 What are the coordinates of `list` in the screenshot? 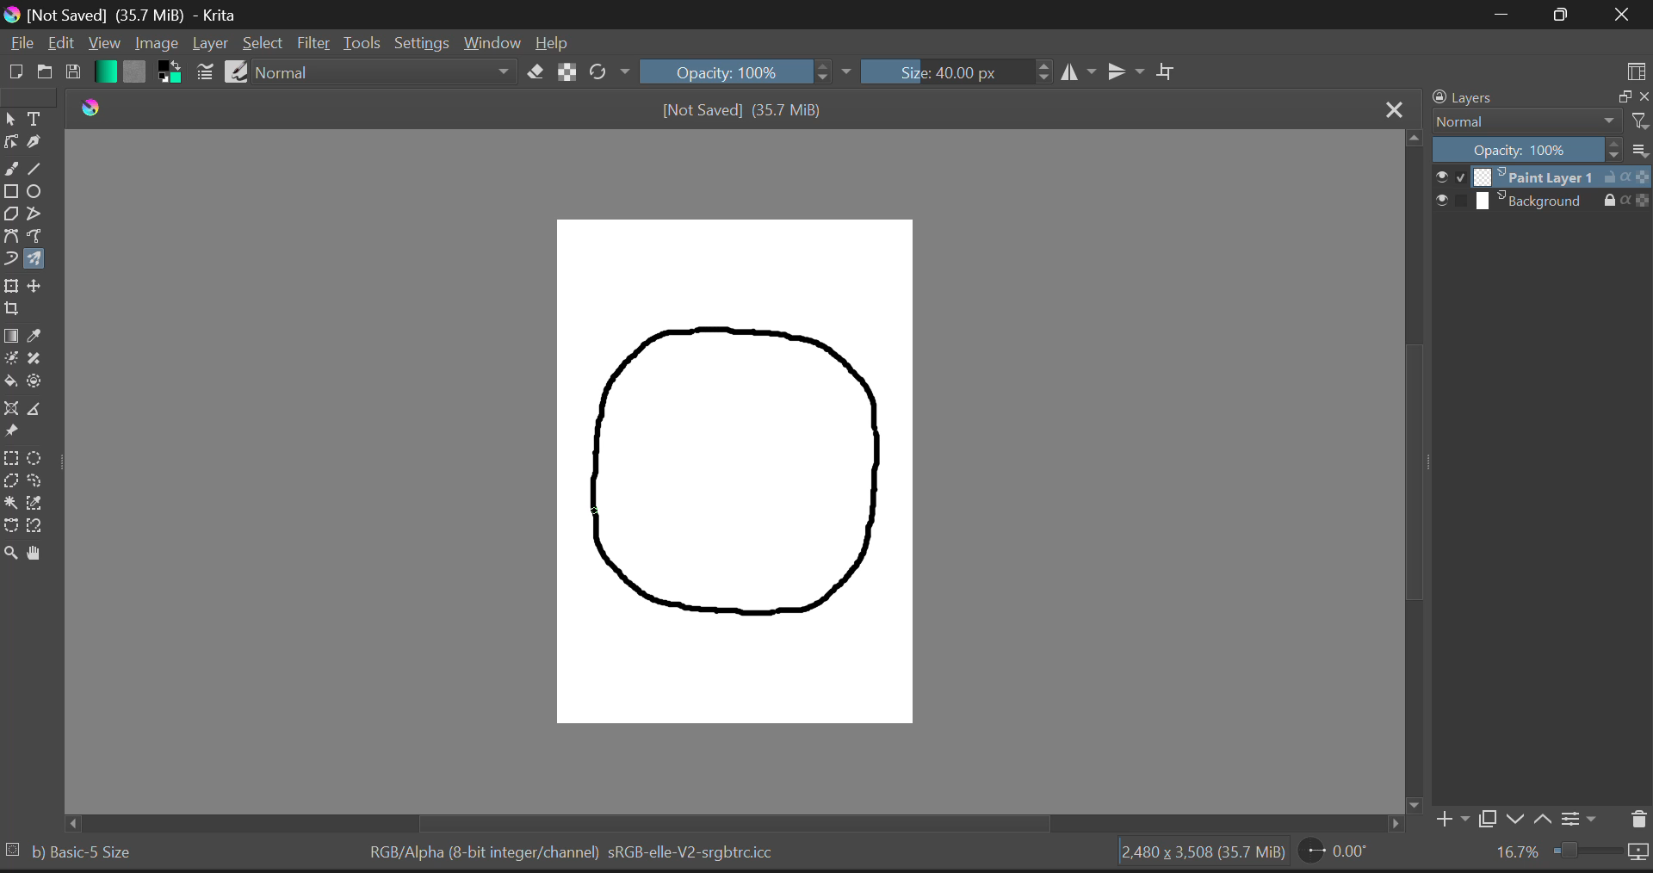 It's located at (1638, 150).